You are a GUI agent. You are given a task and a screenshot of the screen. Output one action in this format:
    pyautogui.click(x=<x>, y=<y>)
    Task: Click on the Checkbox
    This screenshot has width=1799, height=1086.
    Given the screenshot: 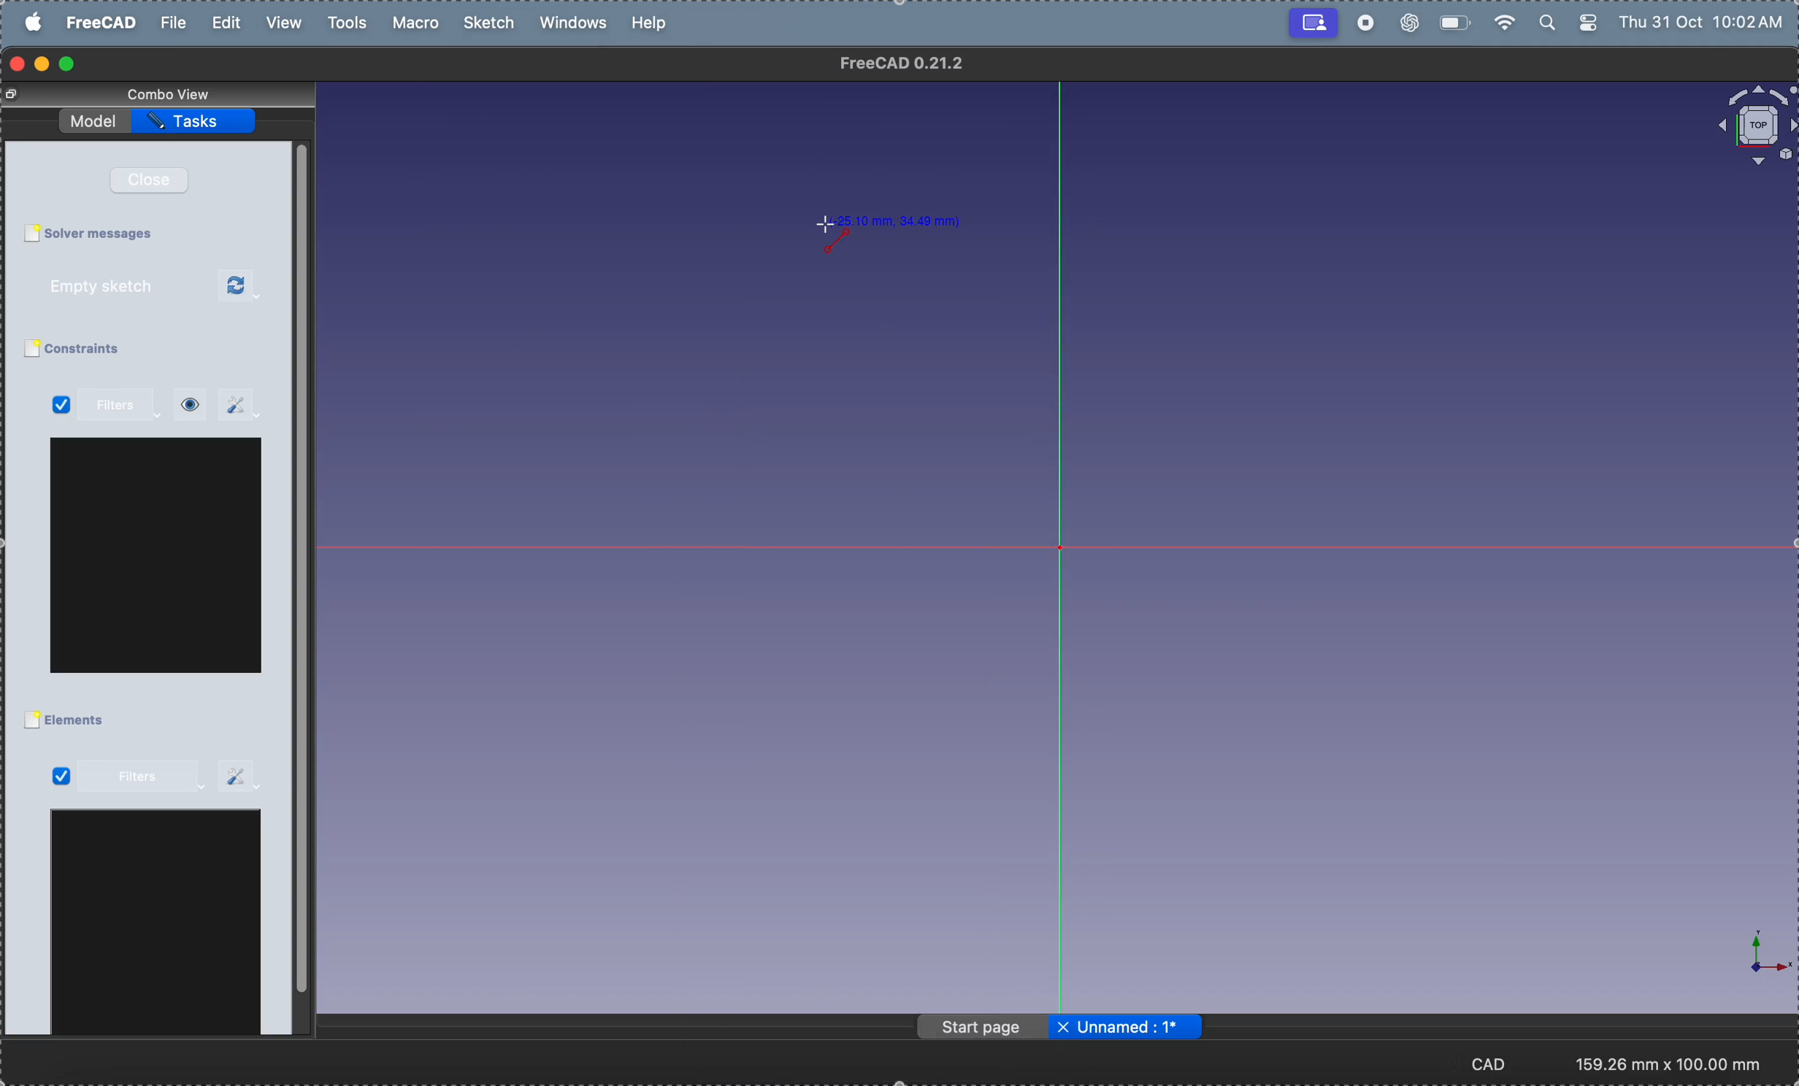 What is the action you would take?
    pyautogui.click(x=31, y=234)
    